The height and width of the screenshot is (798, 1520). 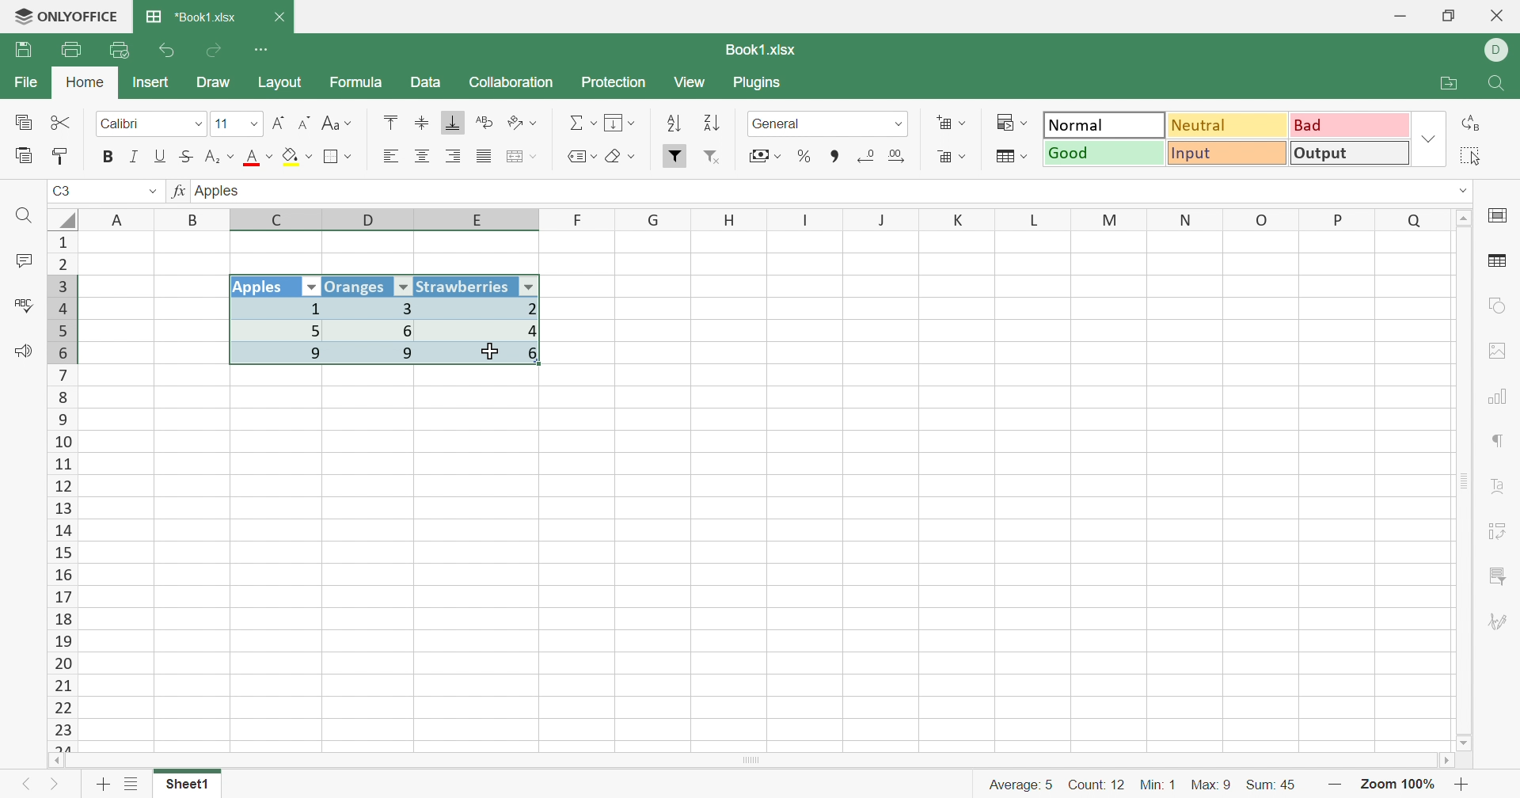 What do you see at coordinates (66, 17) in the screenshot?
I see `ONLYOFFICE` at bounding box center [66, 17].